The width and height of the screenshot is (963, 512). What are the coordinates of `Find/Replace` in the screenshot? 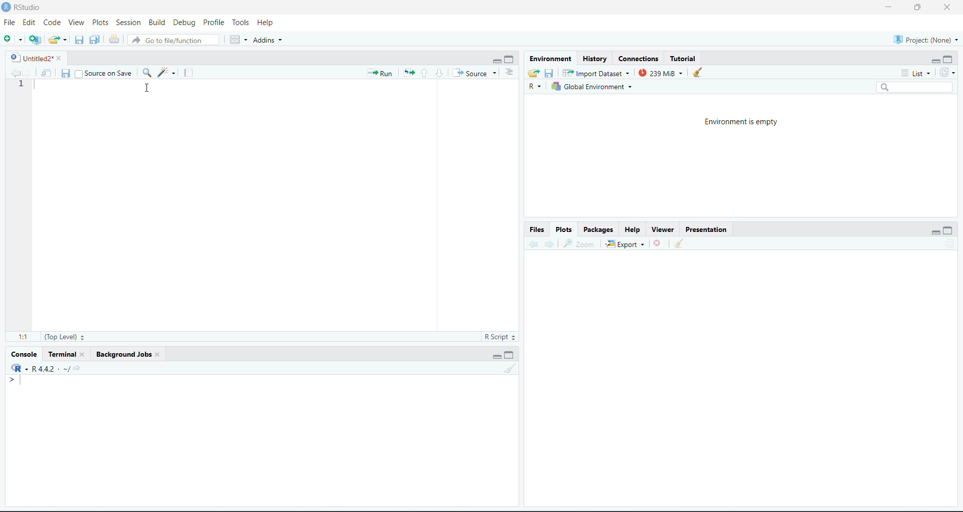 It's located at (147, 72).